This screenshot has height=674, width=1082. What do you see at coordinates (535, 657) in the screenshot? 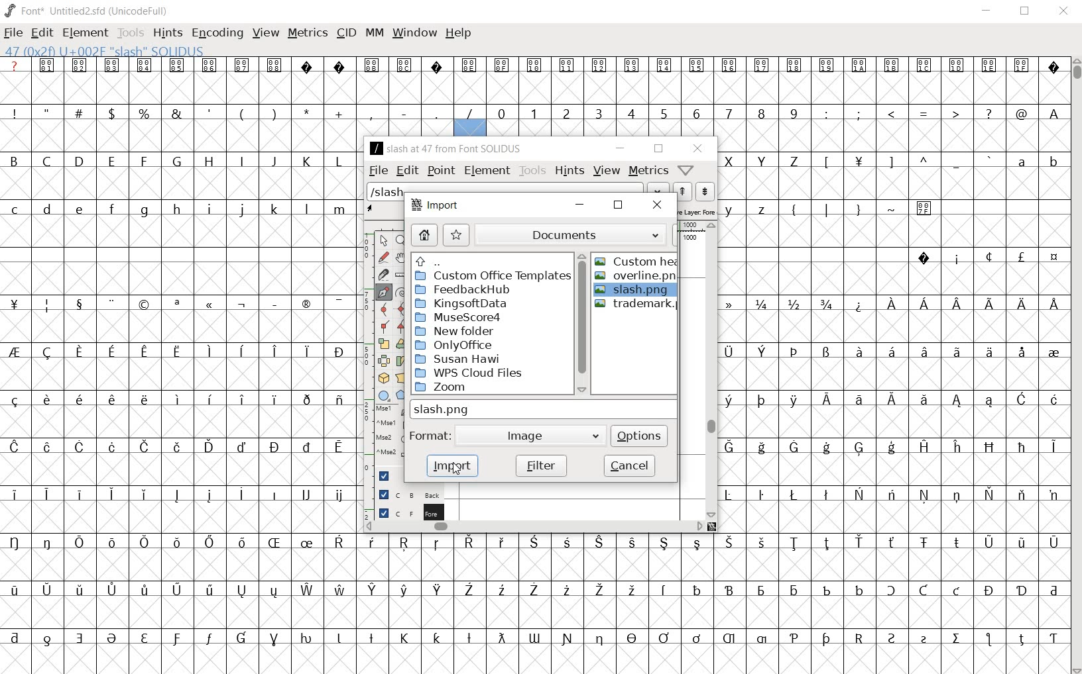
I see `empty cells` at bounding box center [535, 657].